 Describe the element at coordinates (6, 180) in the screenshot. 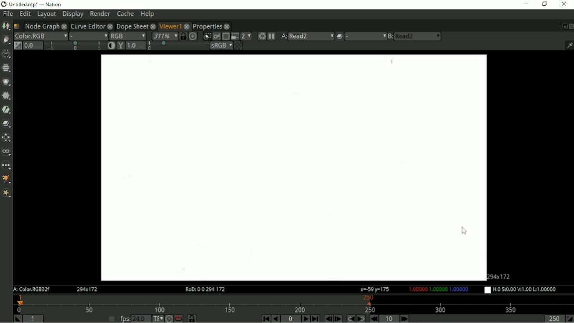

I see `GMIC` at that location.